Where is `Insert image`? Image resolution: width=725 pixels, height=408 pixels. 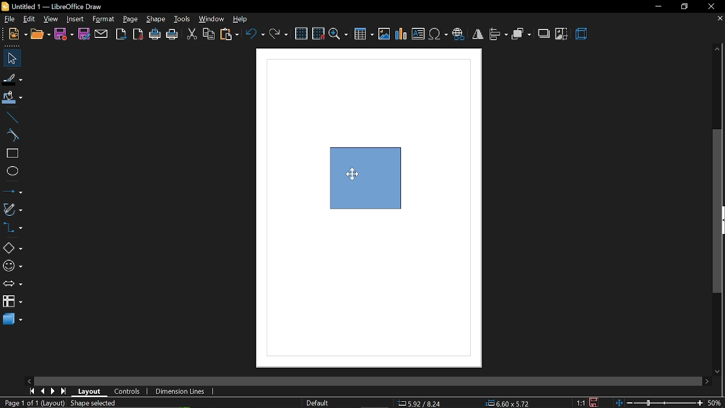 Insert image is located at coordinates (384, 34).